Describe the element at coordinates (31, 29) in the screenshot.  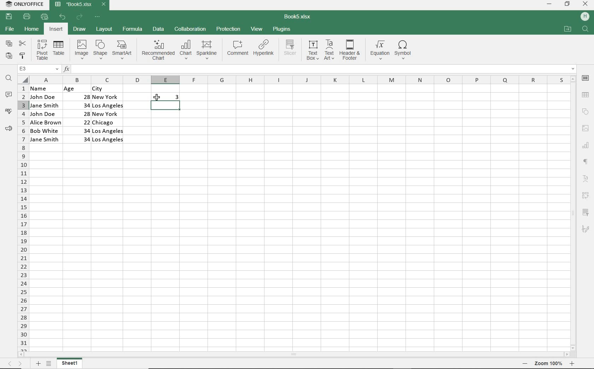
I see `HOME` at that location.